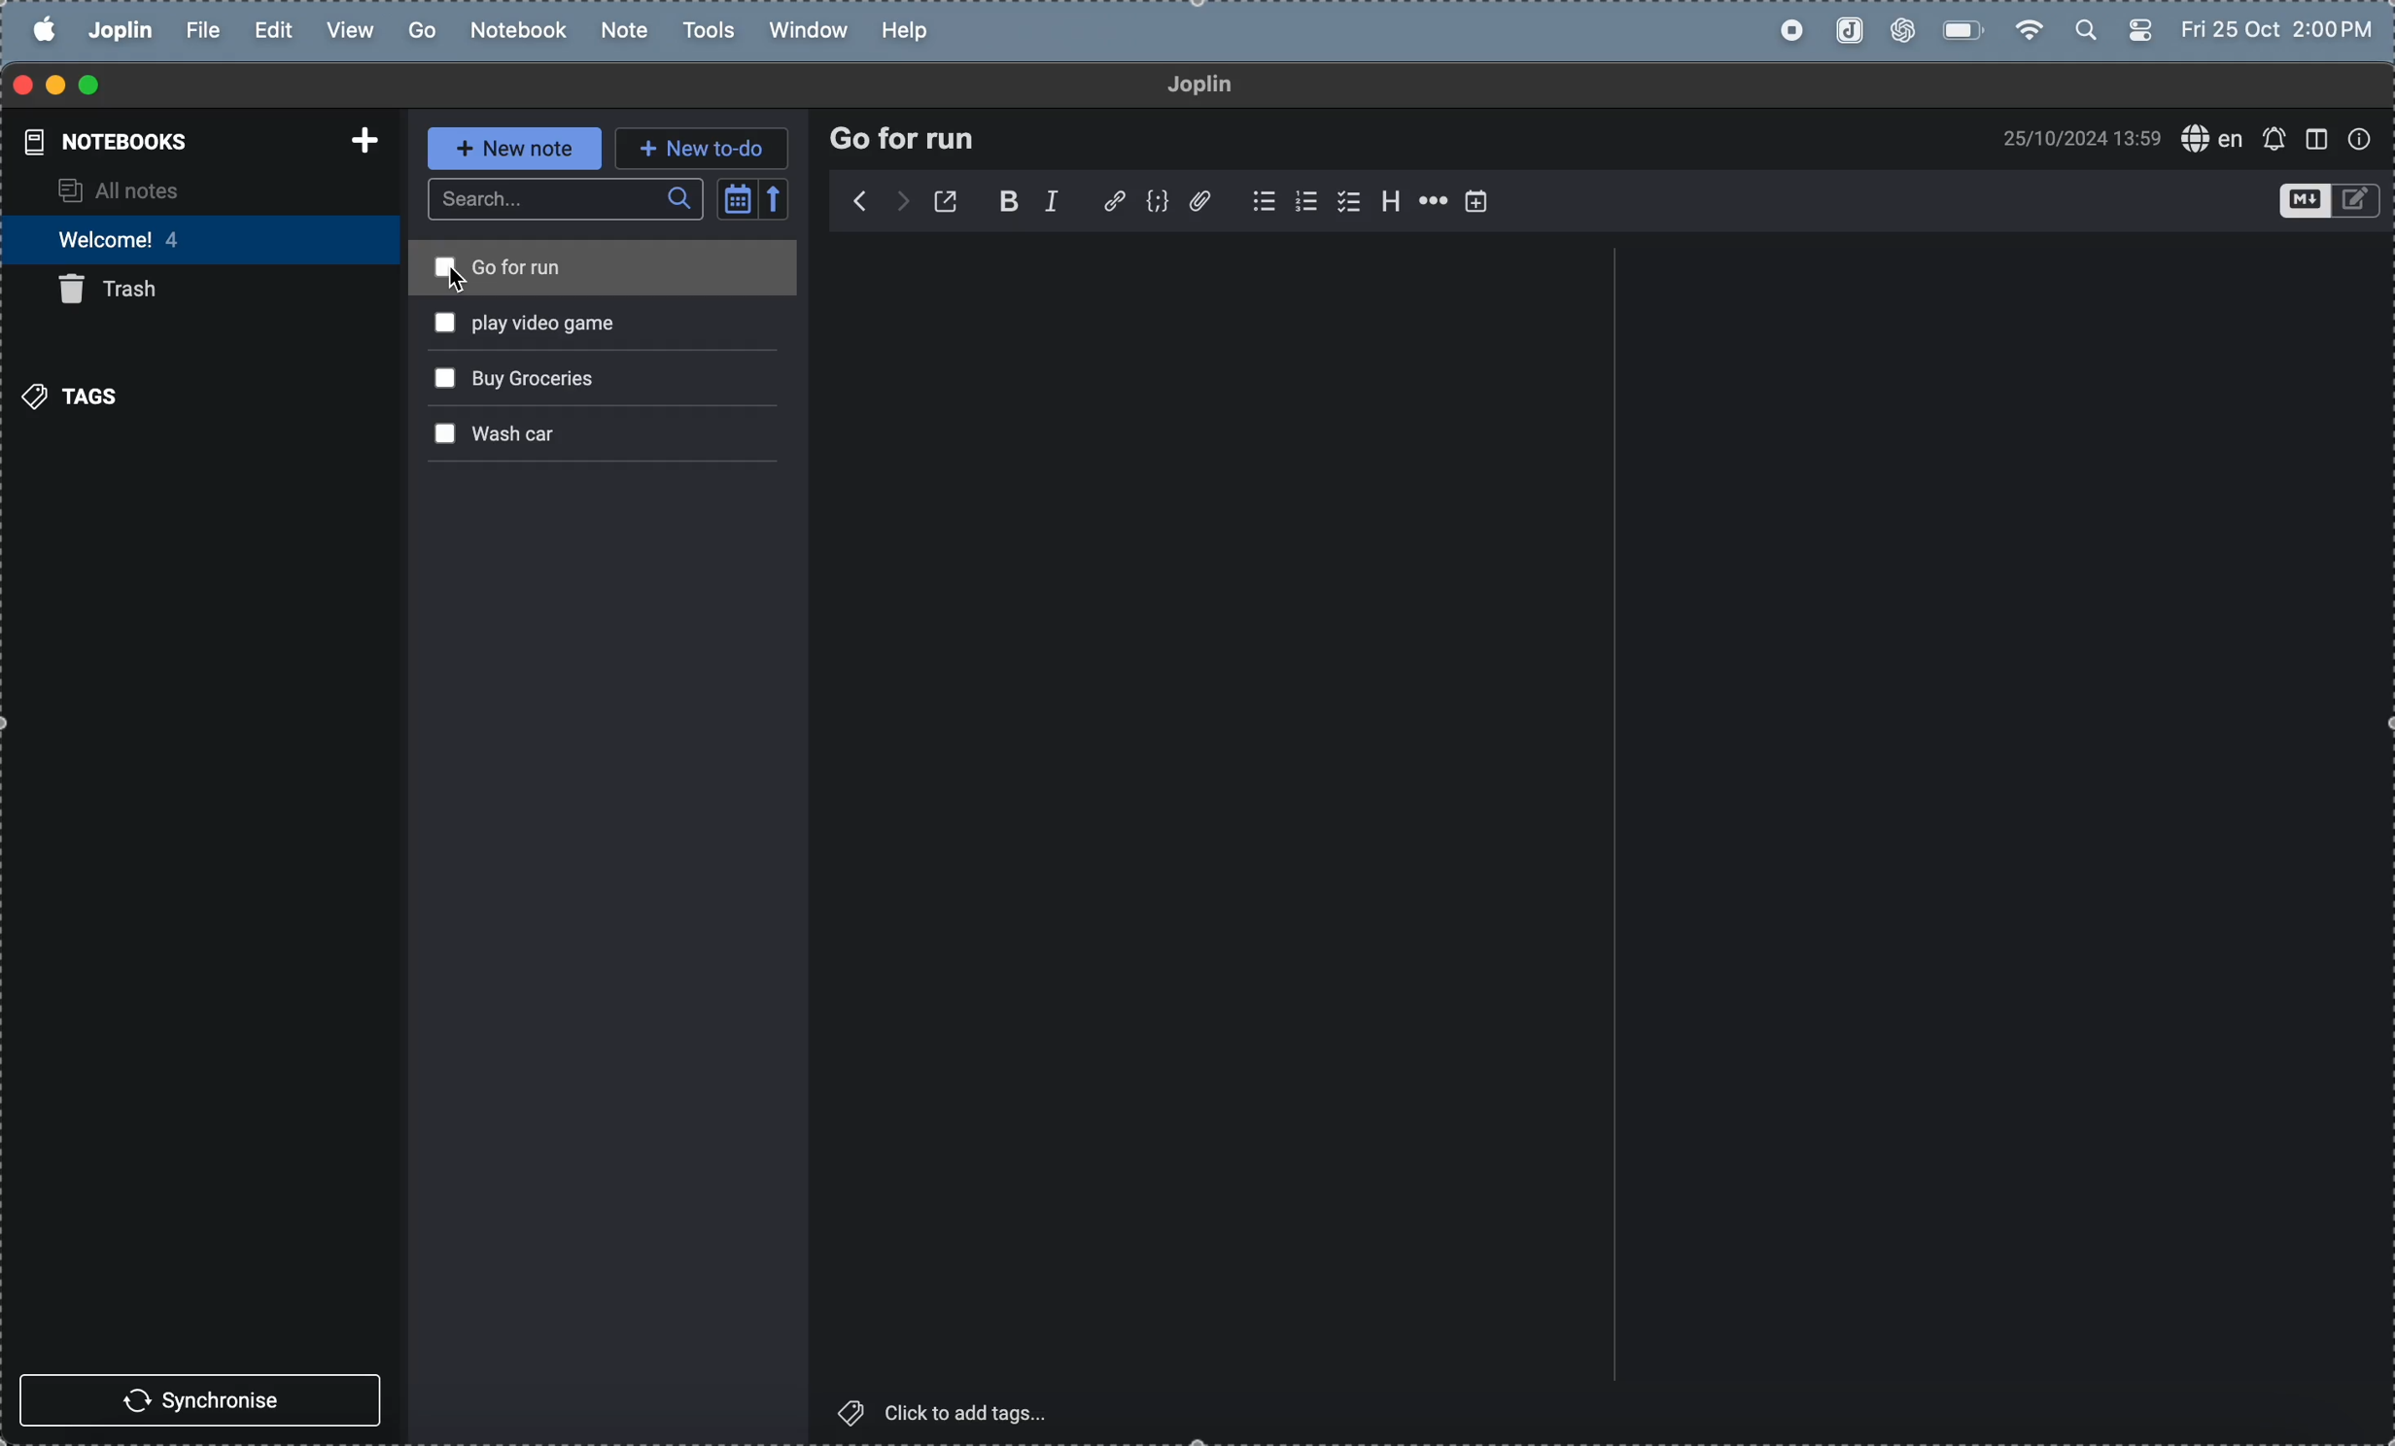 The image size is (2395, 1446). I want to click on battery, so click(1962, 32).